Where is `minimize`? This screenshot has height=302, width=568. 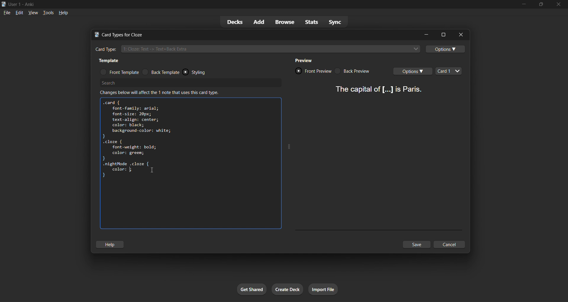
minimize is located at coordinates (426, 34).